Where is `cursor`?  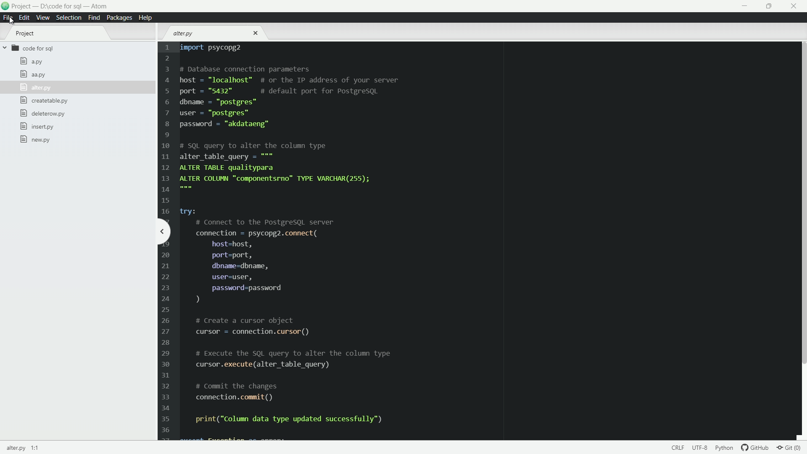
cursor is located at coordinates (11, 20).